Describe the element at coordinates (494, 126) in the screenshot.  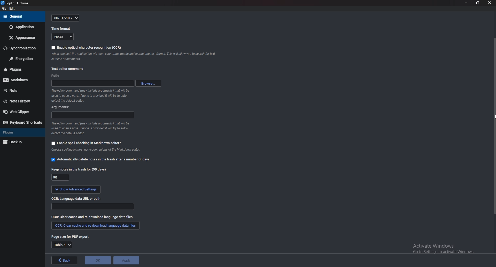
I see `Scroll bar` at that location.